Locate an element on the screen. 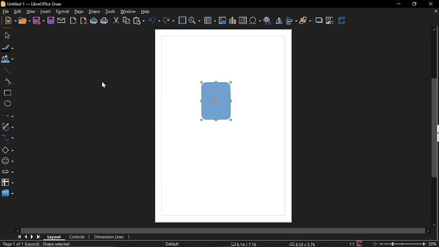 The height and width of the screenshot is (247, 439). file is located at coordinates (7, 12).